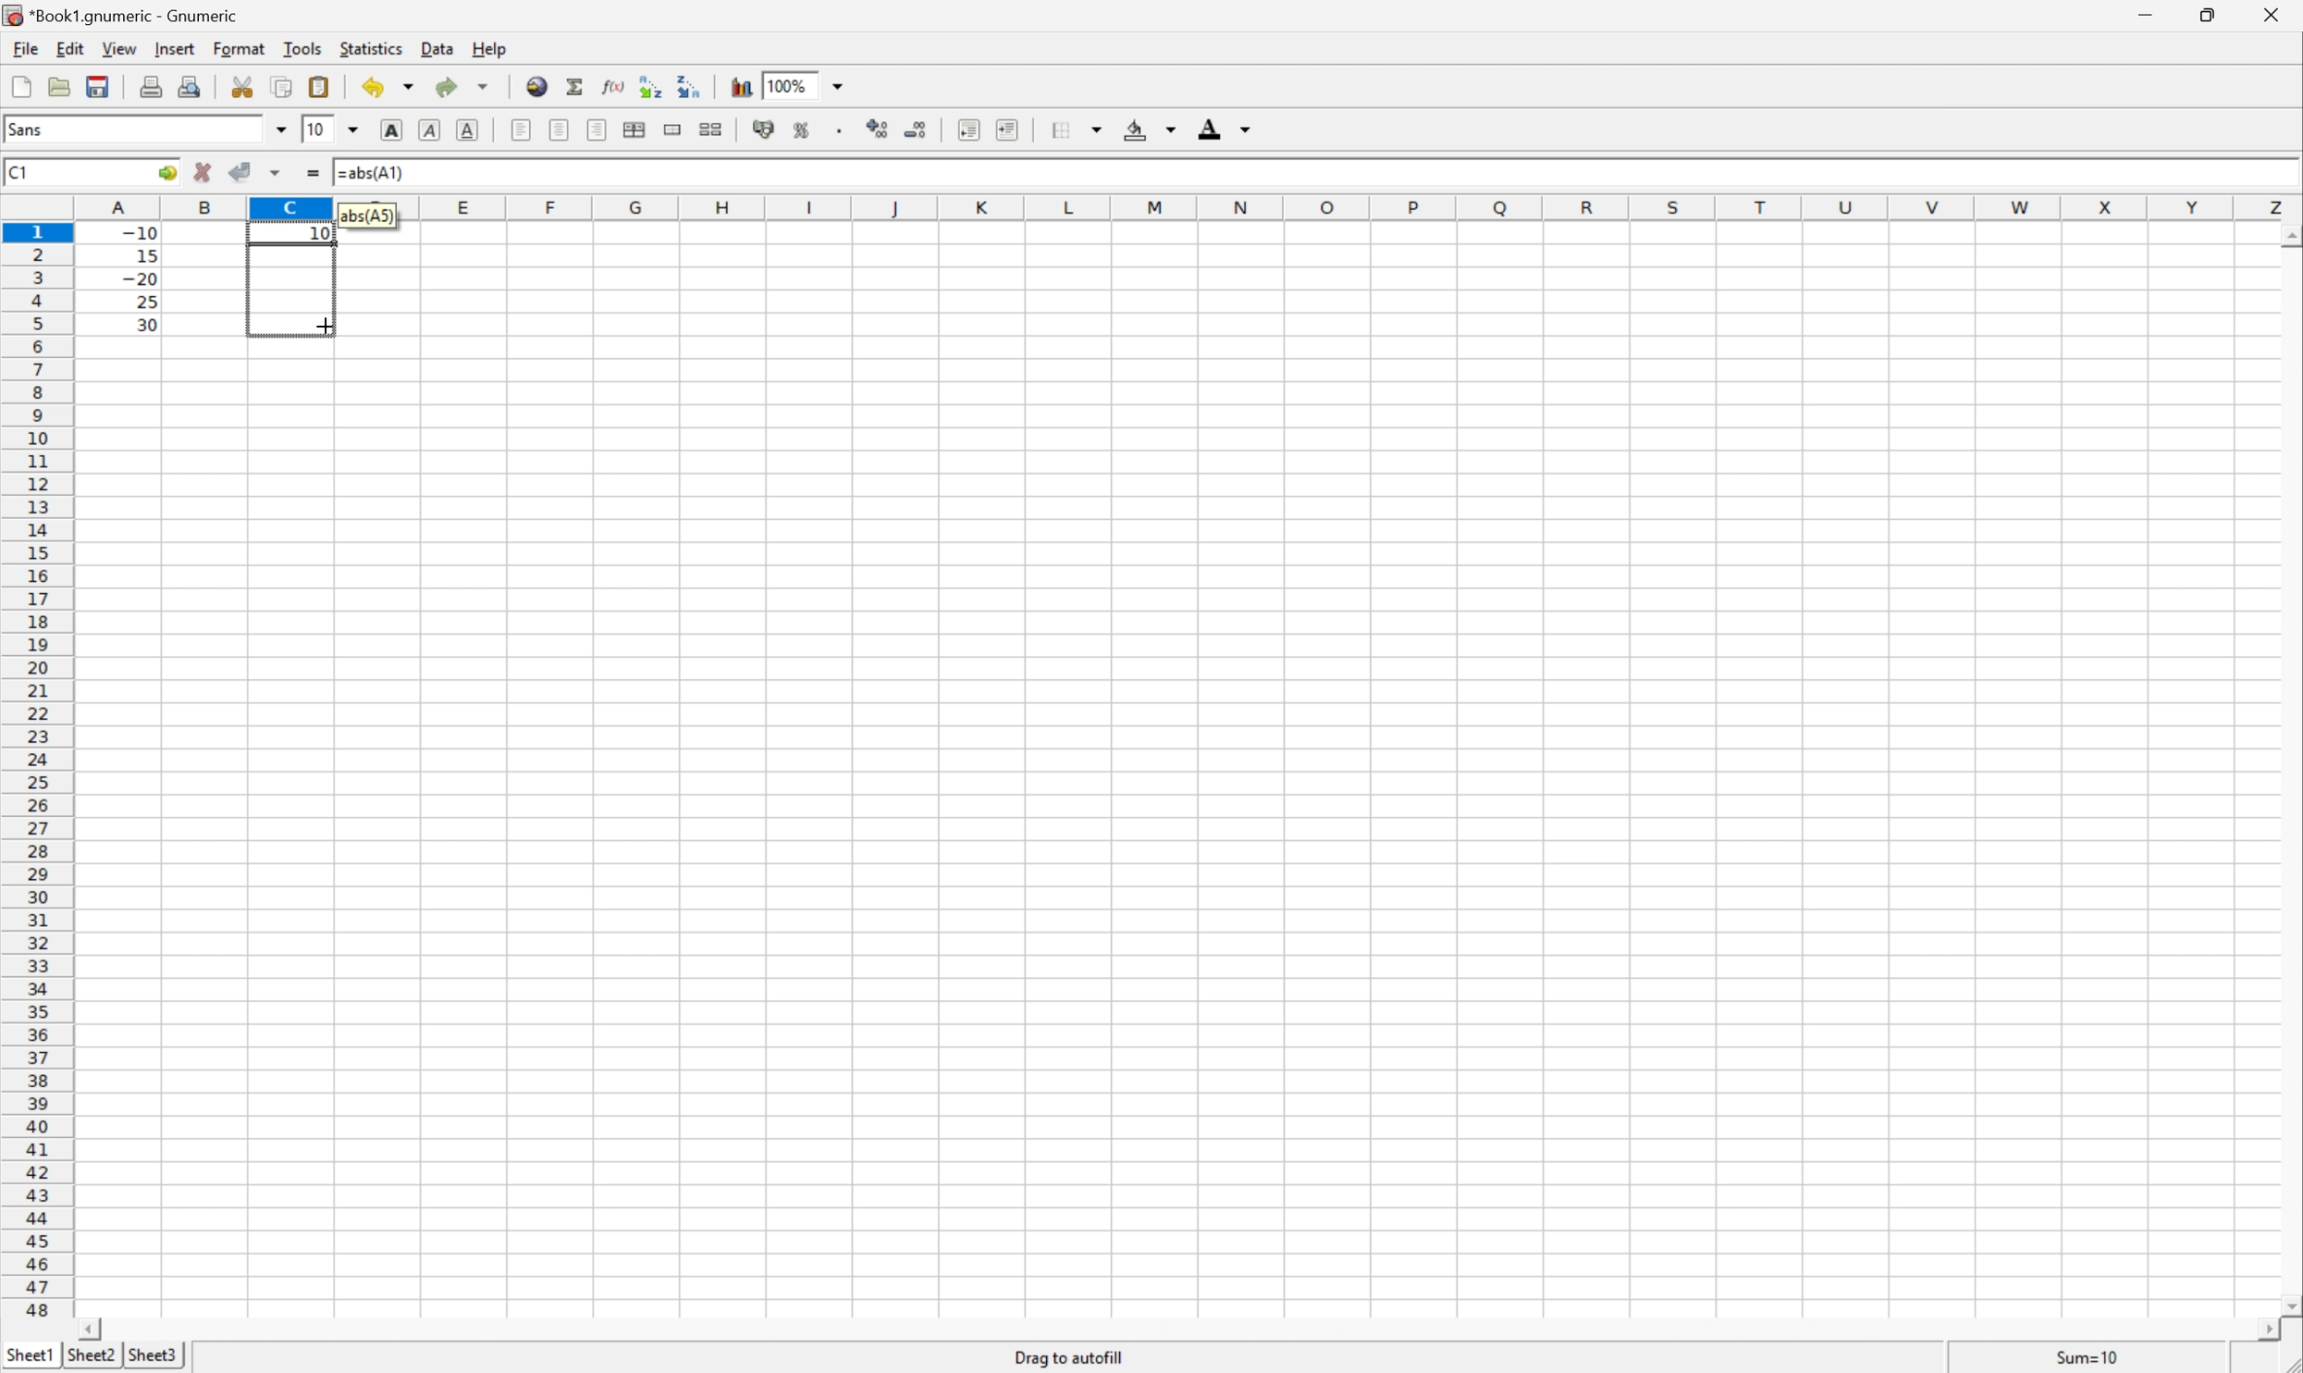 The width and height of the screenshot is (2303, 1373). I want to click on Drop Down, so click(1102, 126).